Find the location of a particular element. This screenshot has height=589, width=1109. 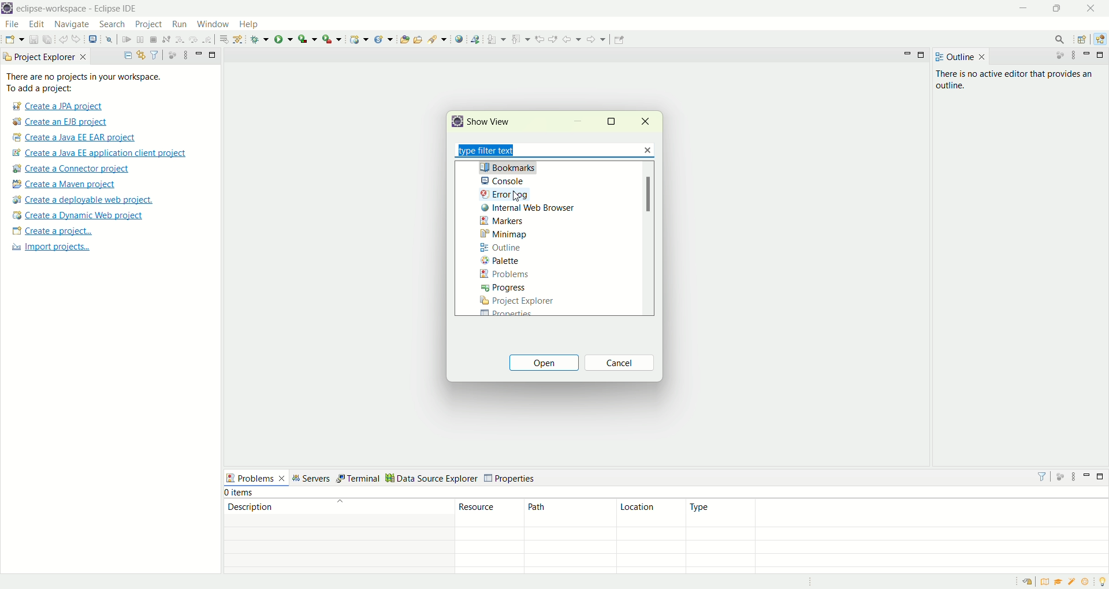

create a new Java servlet is located at coordinates (384, 39).